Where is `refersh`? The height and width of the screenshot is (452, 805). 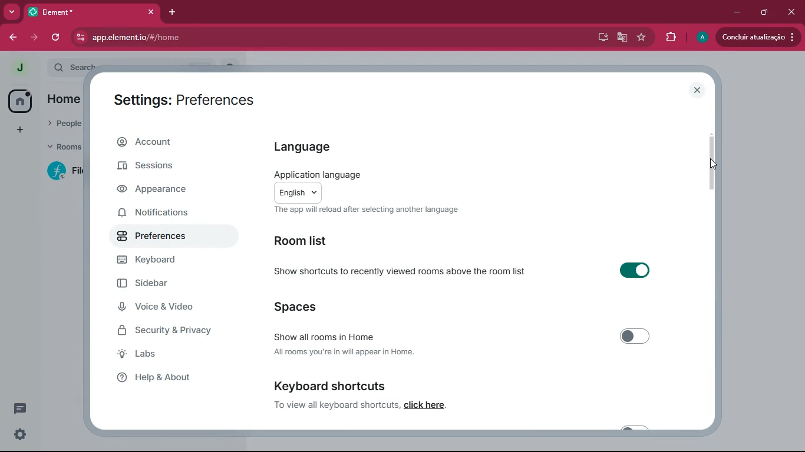 refersh is located at coordinates (57, 37).